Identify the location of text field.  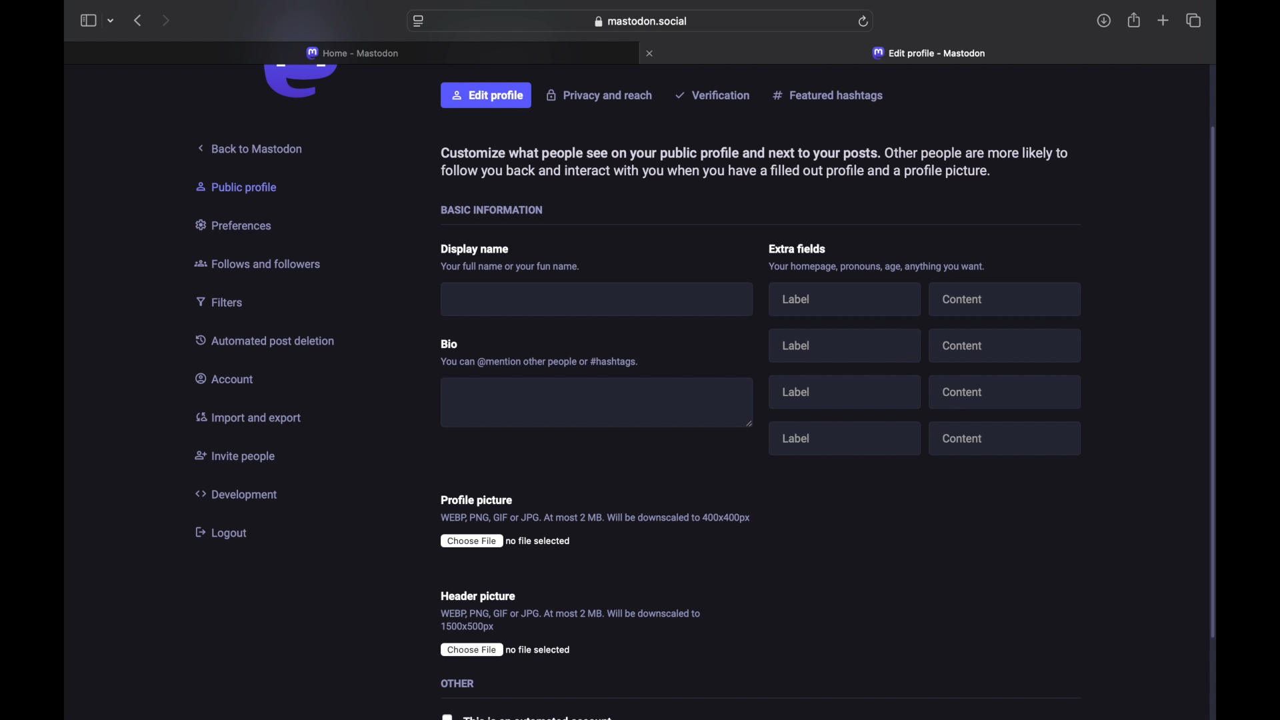
(599, 301).